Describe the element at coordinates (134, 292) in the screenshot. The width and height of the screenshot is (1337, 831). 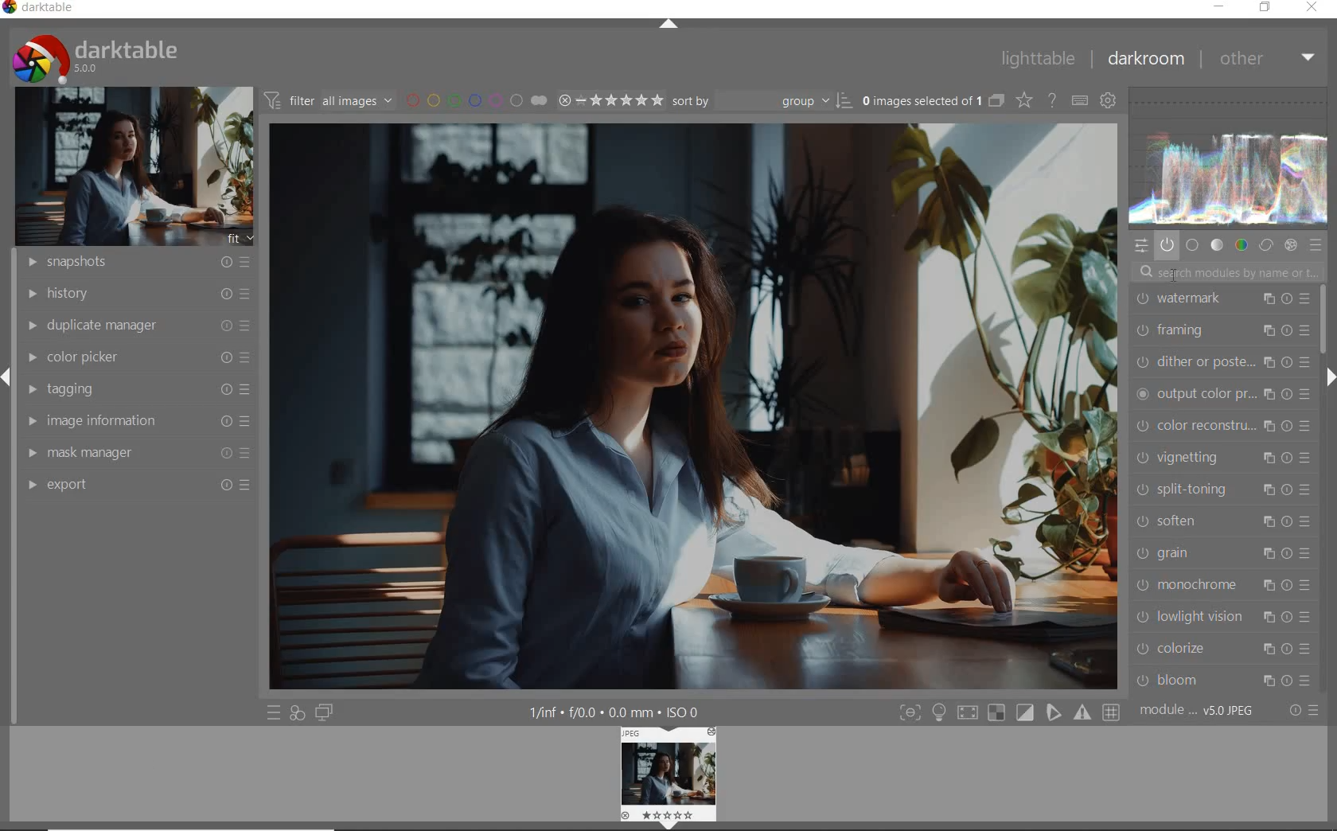
I see `history` at that location.